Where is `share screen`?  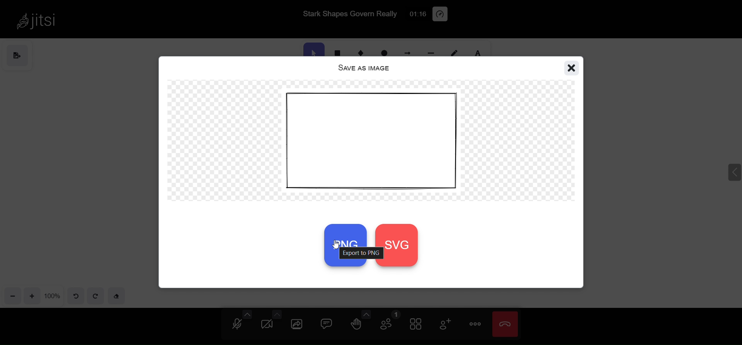
share screen is located at coordinates (296, 324).